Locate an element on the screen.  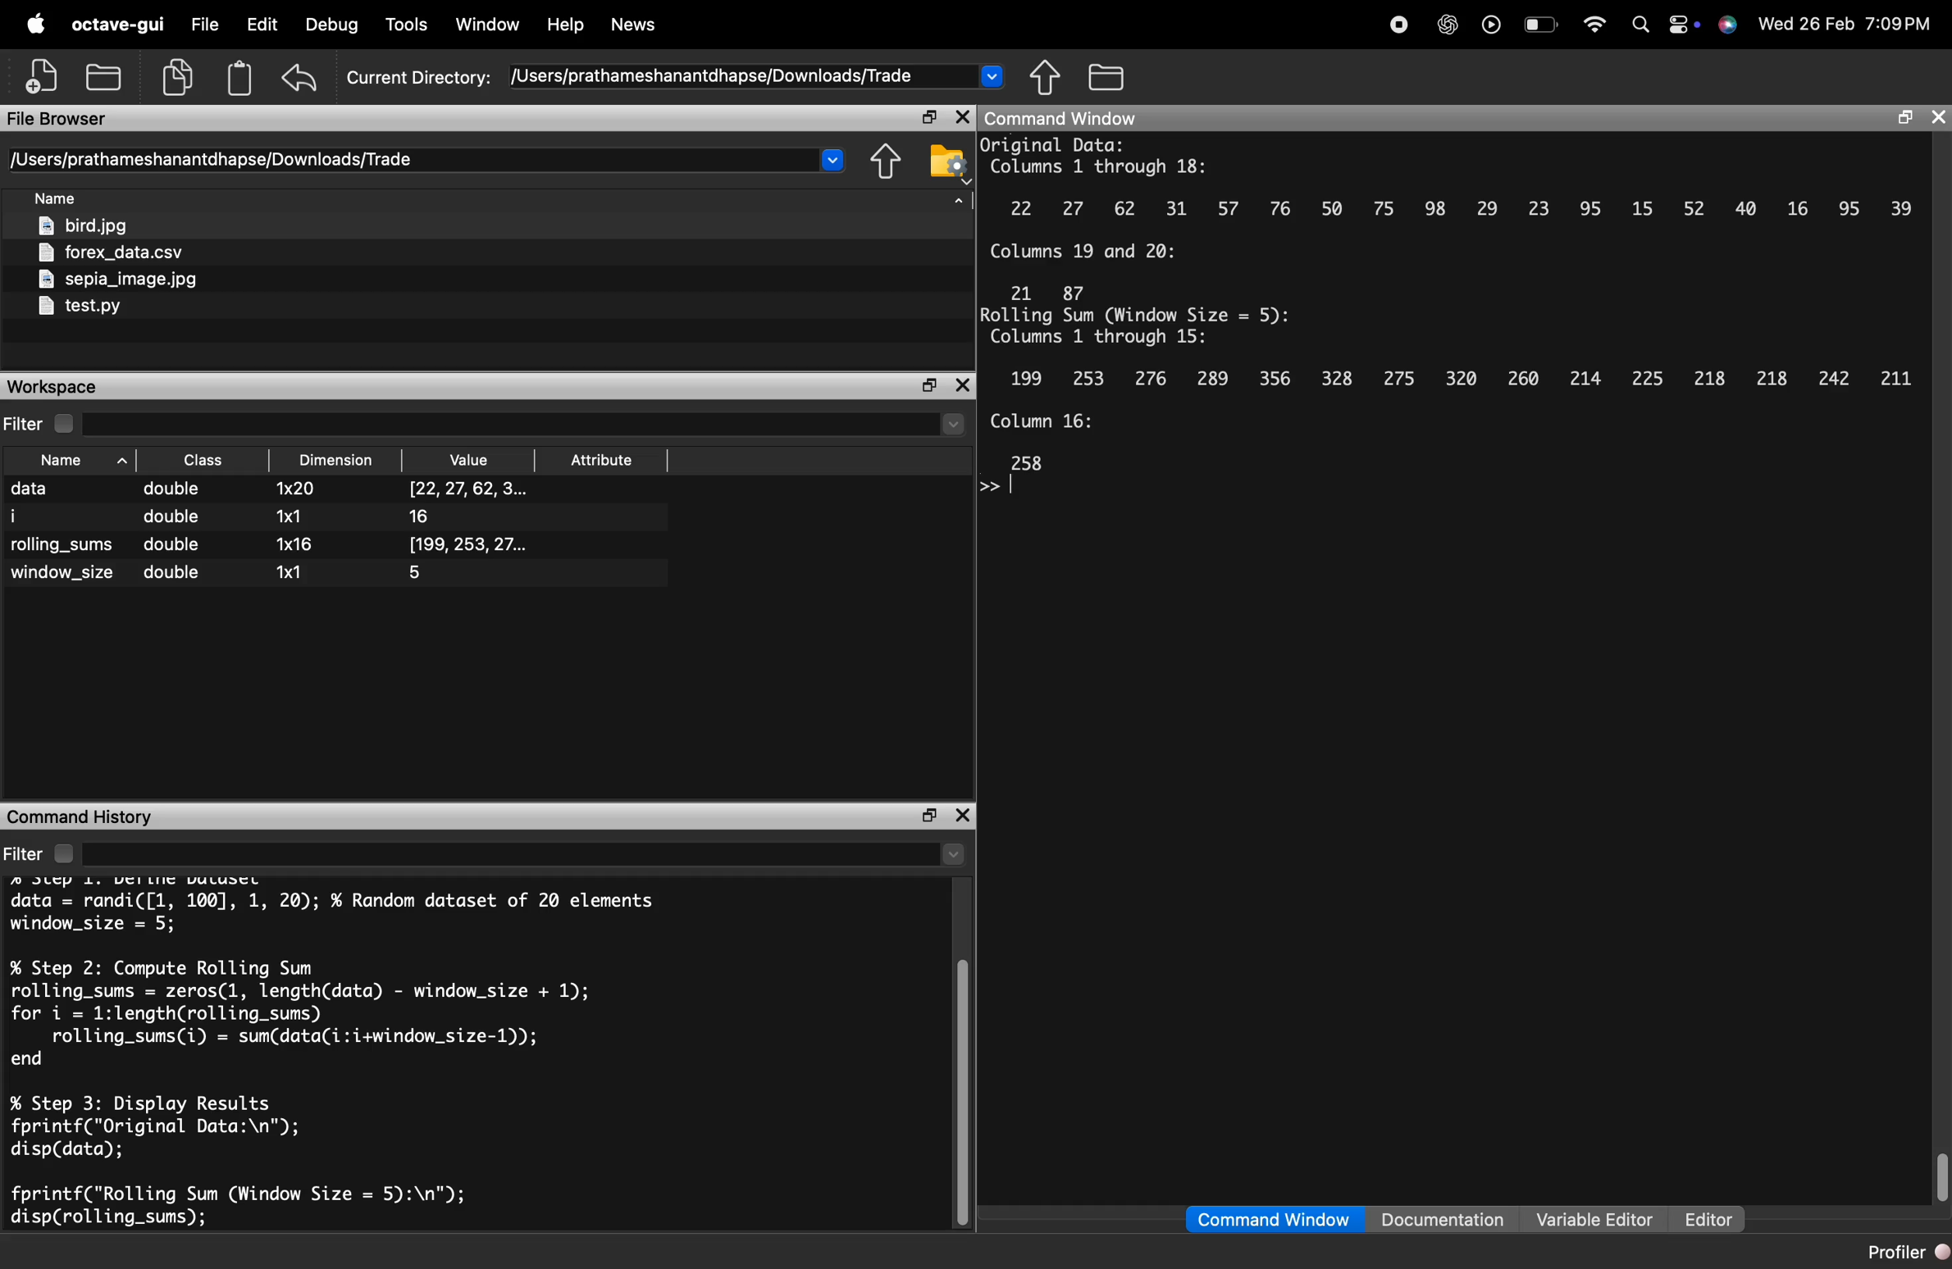
command window is located at coordinates (1084, 119).